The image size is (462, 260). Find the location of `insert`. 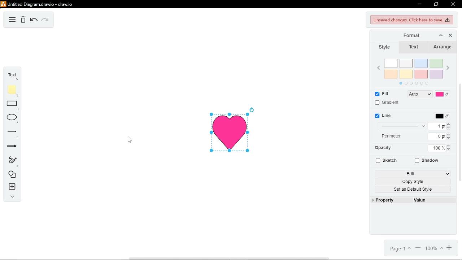

insert is located at coordinates (11, 186).